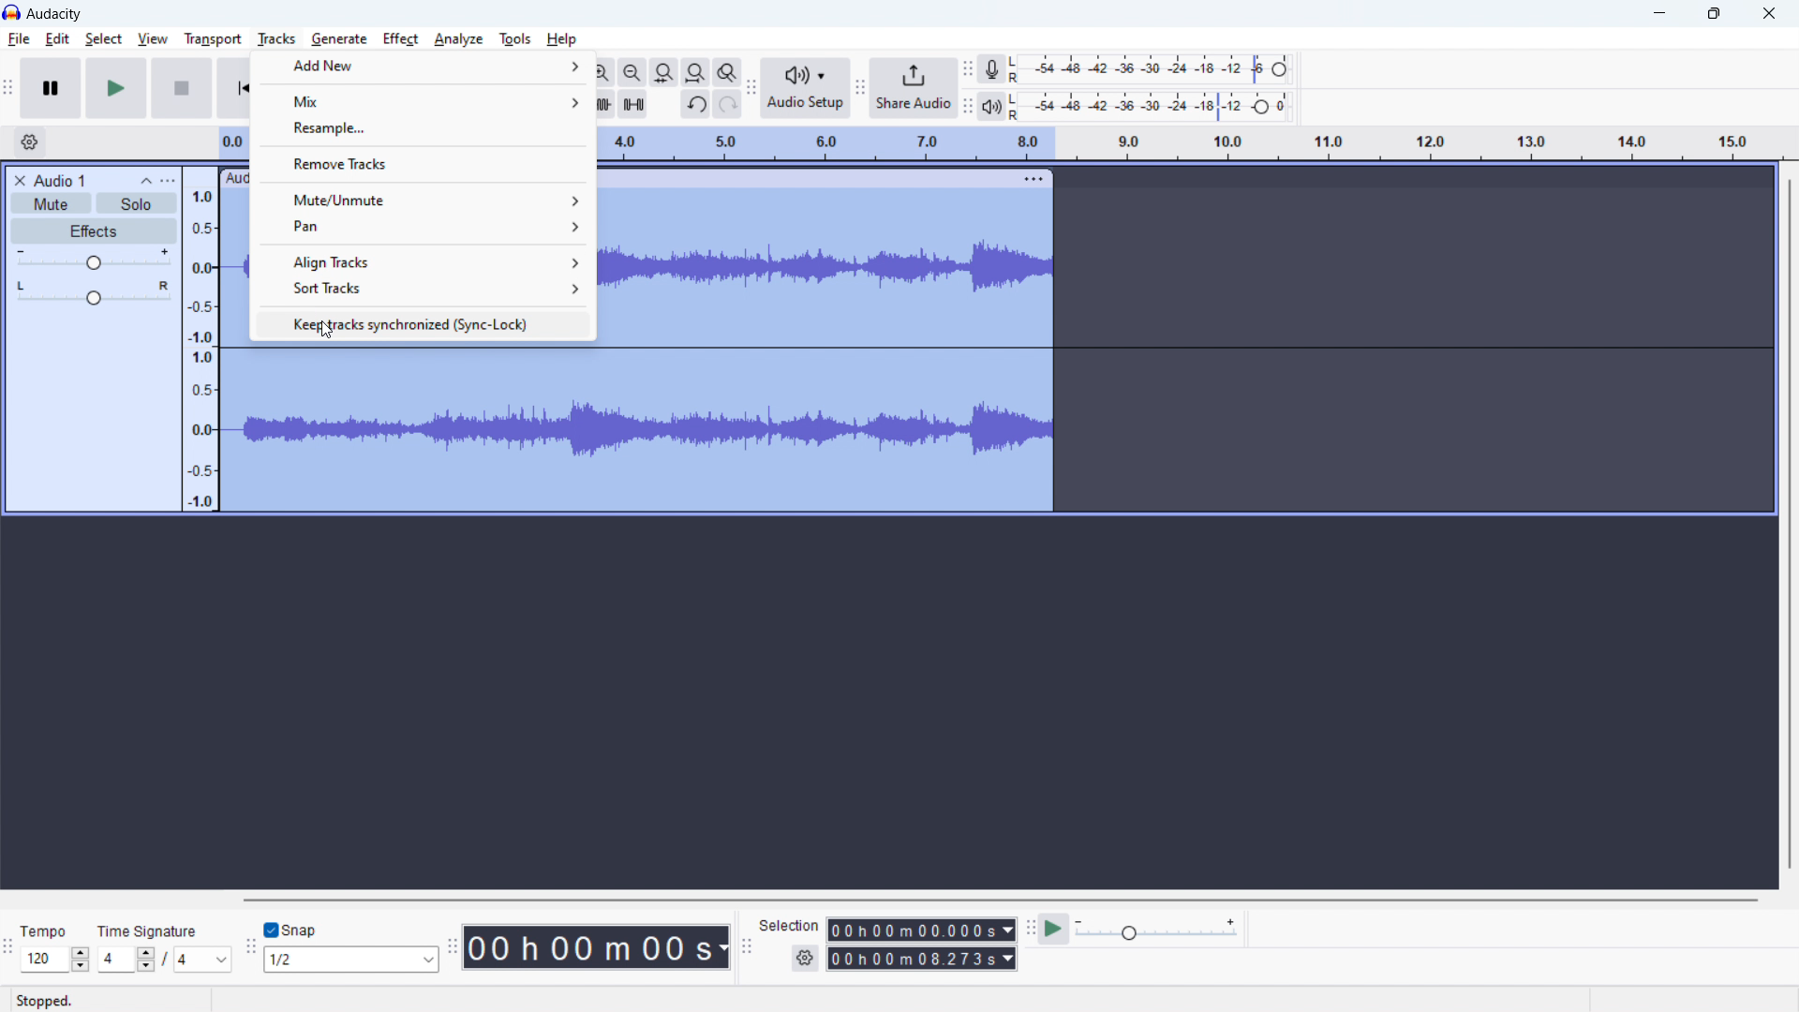  Describe the element at coordinates (807, 89) in the screenshot. I see `audio setup` at that location.